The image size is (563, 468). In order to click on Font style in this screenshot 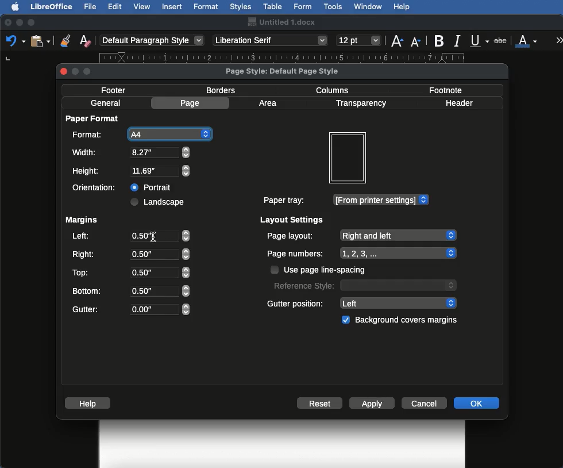, I will do `click(271, 40)`.